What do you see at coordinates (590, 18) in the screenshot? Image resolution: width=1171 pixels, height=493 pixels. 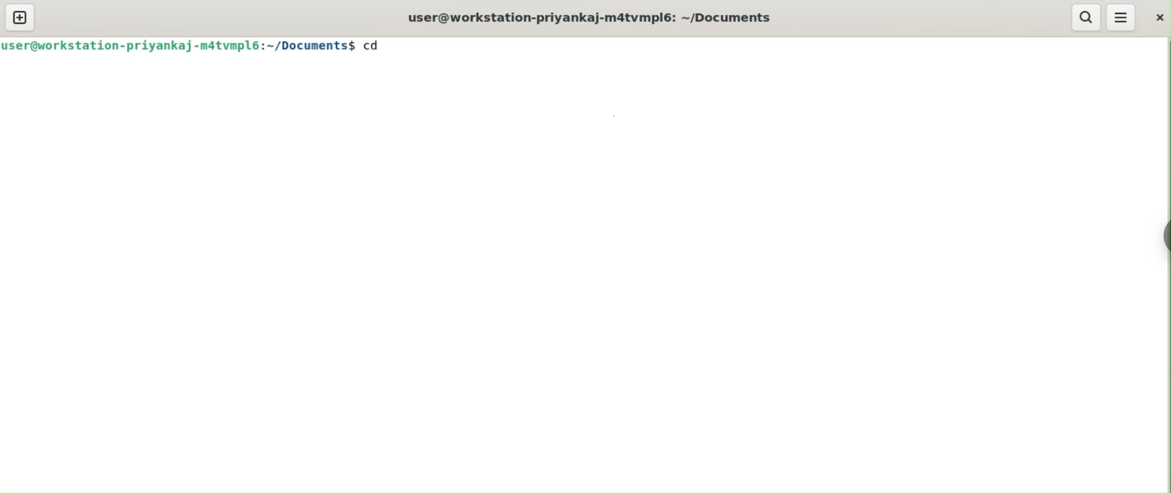 I see `user@workstation-priyankaj-m4tvmpl6: ~/Documents` at bounding box center [590, 18].